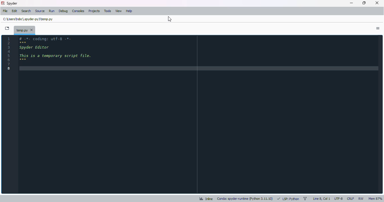 Image resolution: width=384 pixels, height=202 pixels. I want to click on analytics, so click(202, 199).